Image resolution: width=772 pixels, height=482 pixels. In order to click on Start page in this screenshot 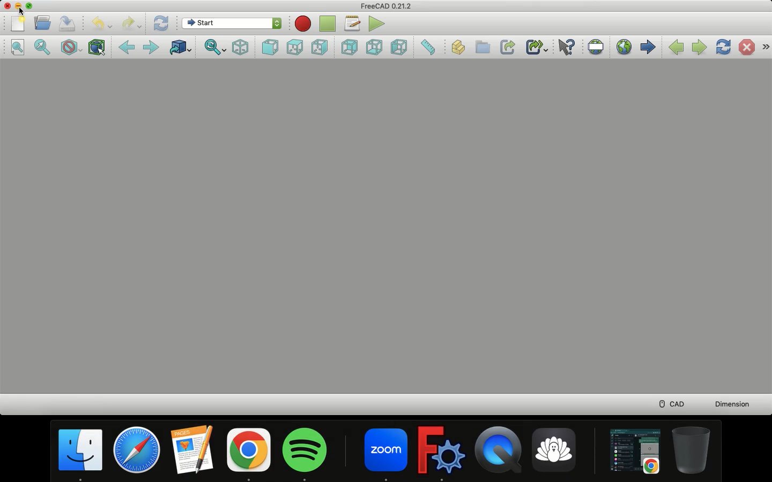, I will do `click(648, 46)`.